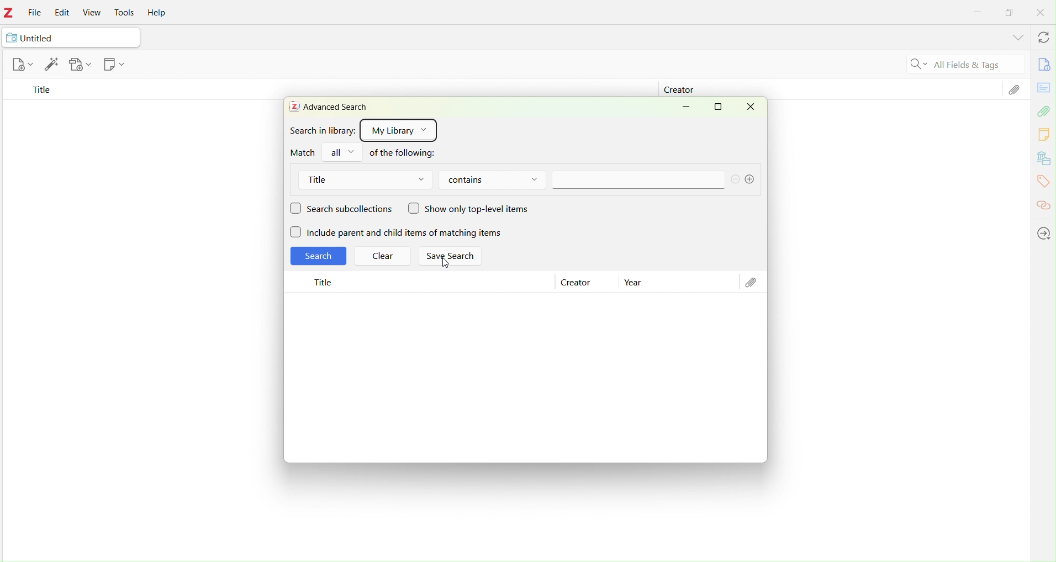 The height and width of the screenshot is (562, 1056). Describe the element at coordinates (1013, 38) in the screenshot. I see `Dropdown` at that location.